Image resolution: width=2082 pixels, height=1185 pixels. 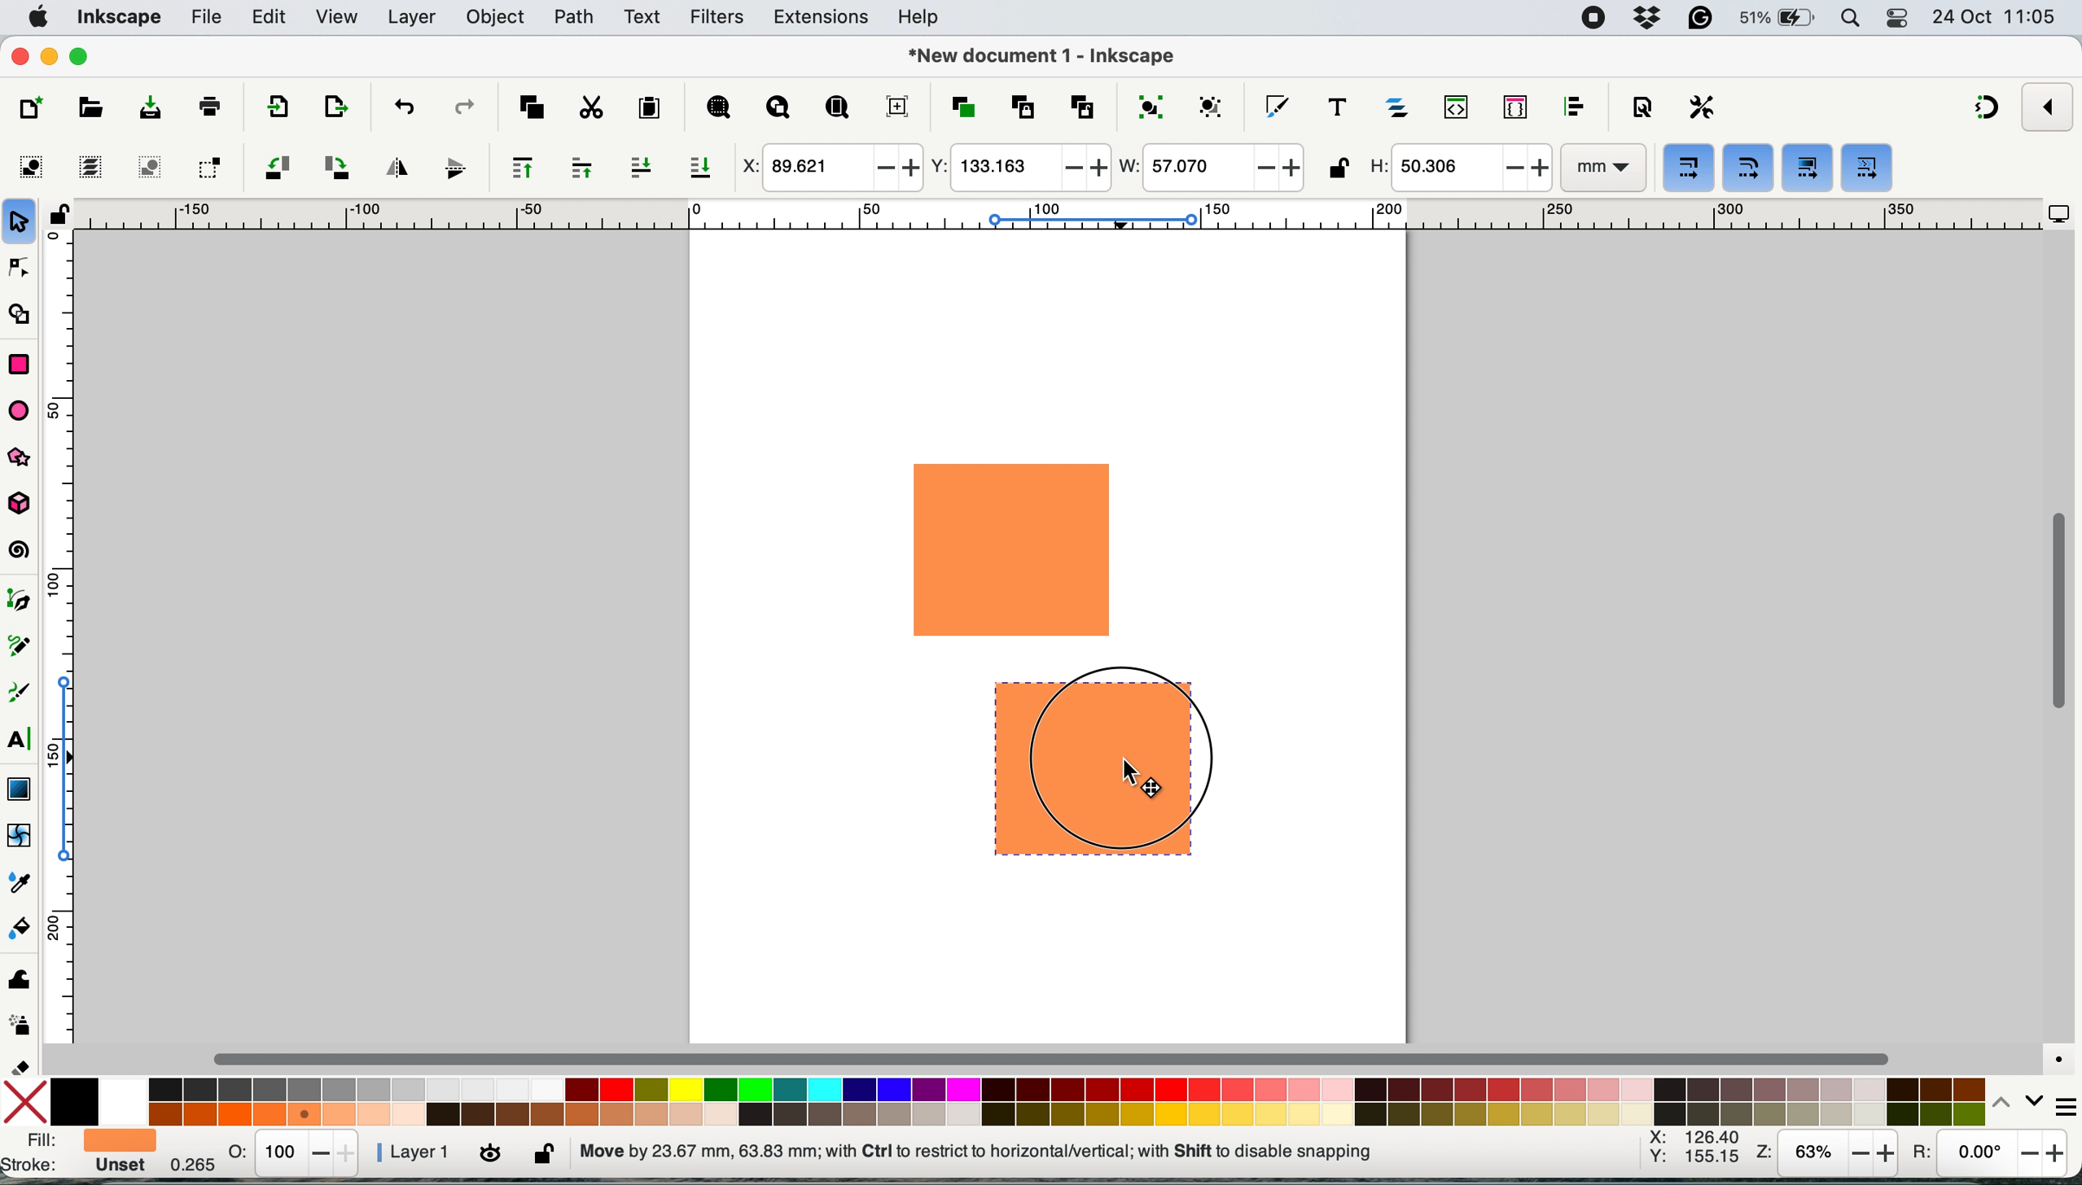 What do you see at coordinates (182, 1168) in the screenshot?
I see `0.265` at bounding box center [182, 1168].